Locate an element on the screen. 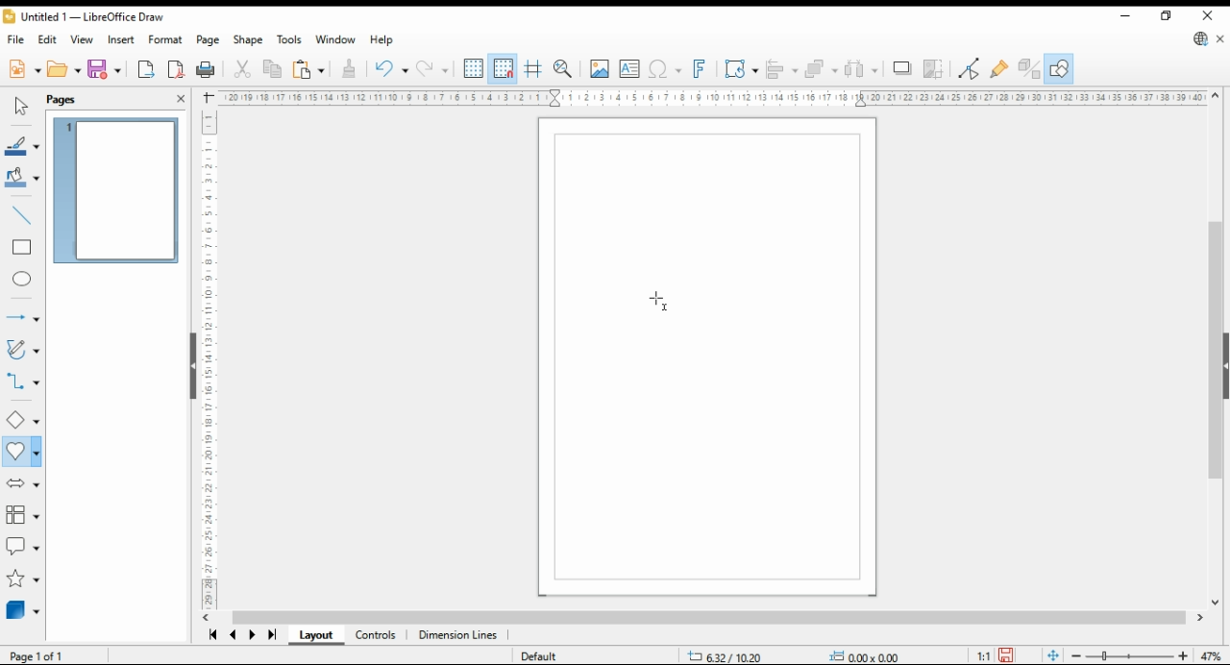 The height and width of the screenshot is (665, 1230). scroll bar is located at coordinates (706, 618).